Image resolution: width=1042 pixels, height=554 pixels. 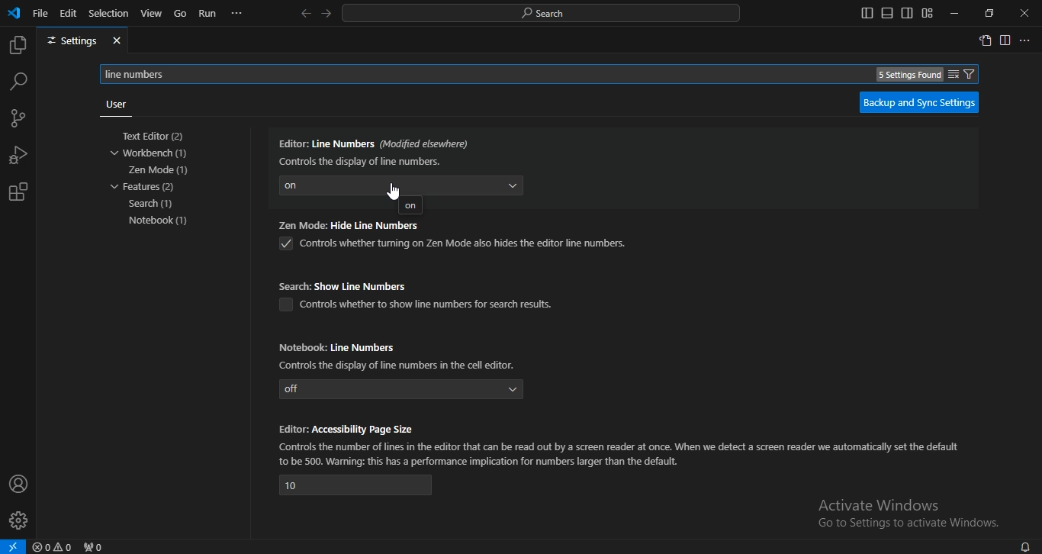 I want to click on split editor, so click(x=1006, y=41).